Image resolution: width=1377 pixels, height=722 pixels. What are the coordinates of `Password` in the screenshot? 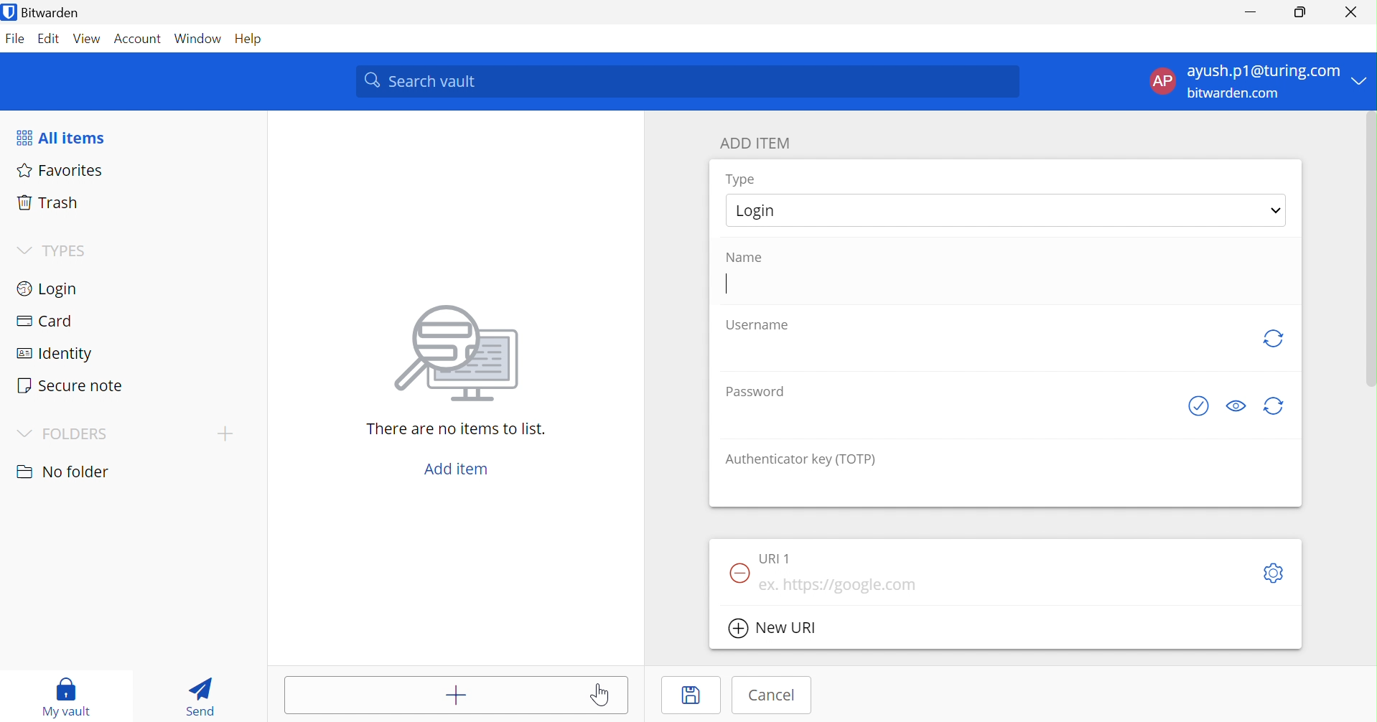 It's located at (755, 392).